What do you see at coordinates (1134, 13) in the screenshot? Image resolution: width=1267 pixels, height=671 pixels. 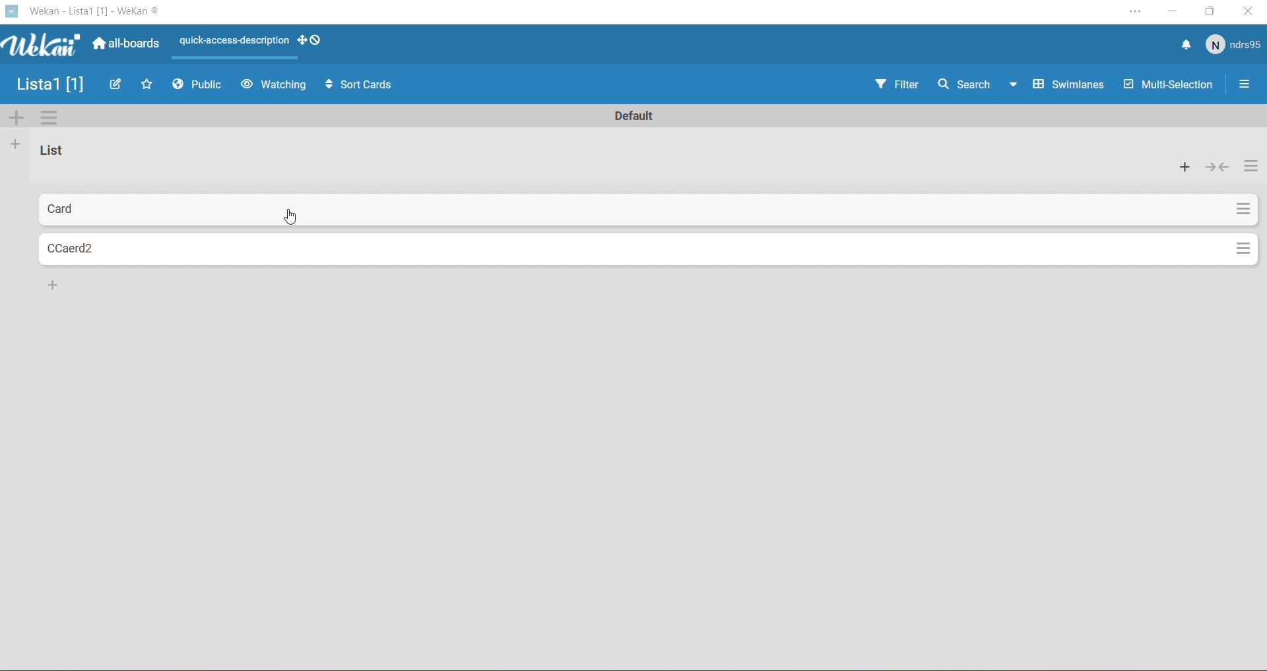 I see `Settings and more` at bounding box center [1134, 13].